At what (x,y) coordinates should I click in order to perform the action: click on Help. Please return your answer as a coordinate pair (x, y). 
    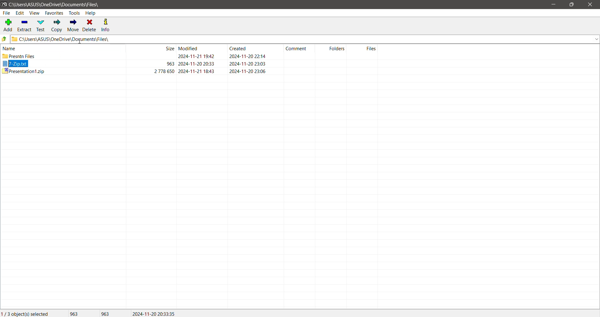
    Looking at the image, I should click on (91, 13).